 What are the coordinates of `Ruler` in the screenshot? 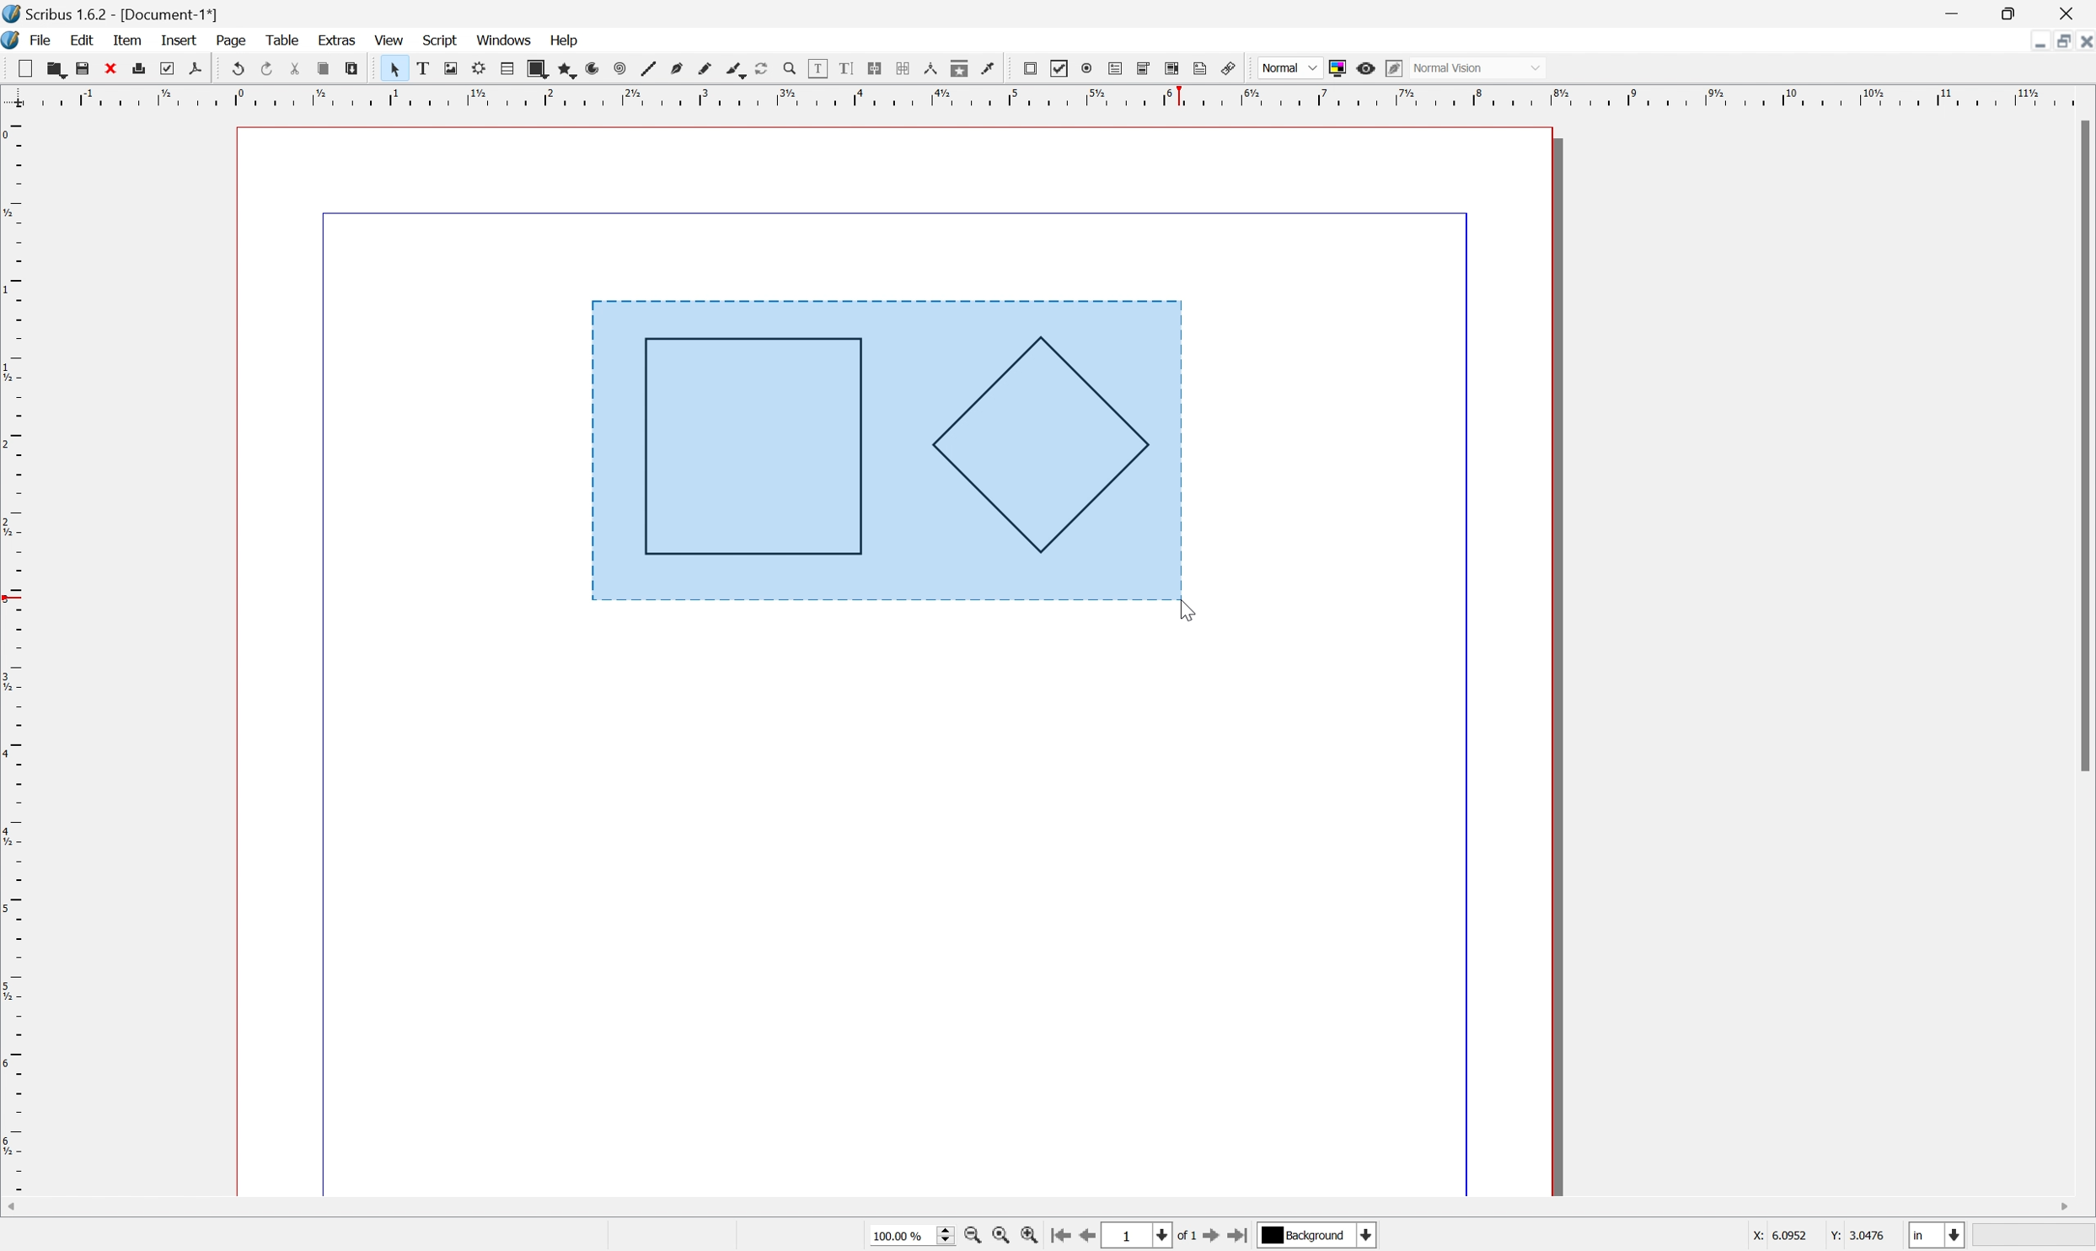 It's located at (13, 651).